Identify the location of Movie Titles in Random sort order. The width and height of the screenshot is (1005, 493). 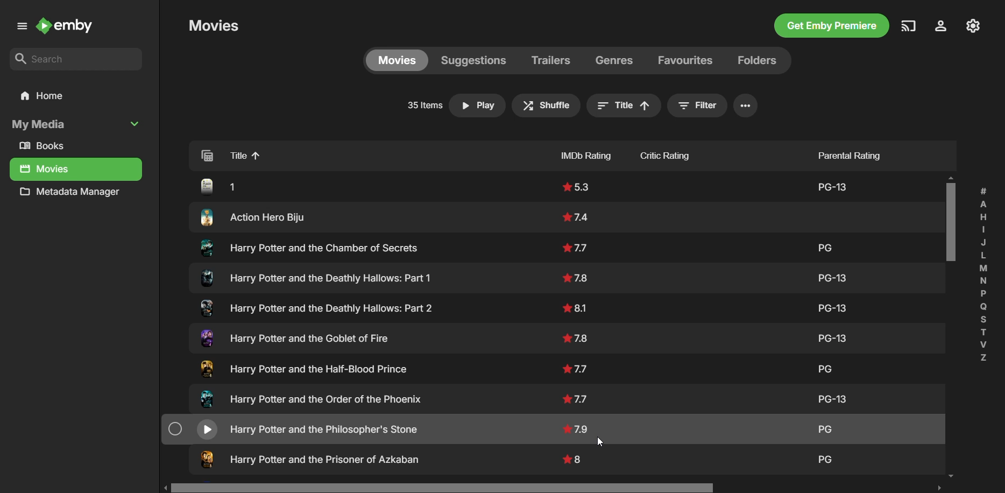
(348, 154).